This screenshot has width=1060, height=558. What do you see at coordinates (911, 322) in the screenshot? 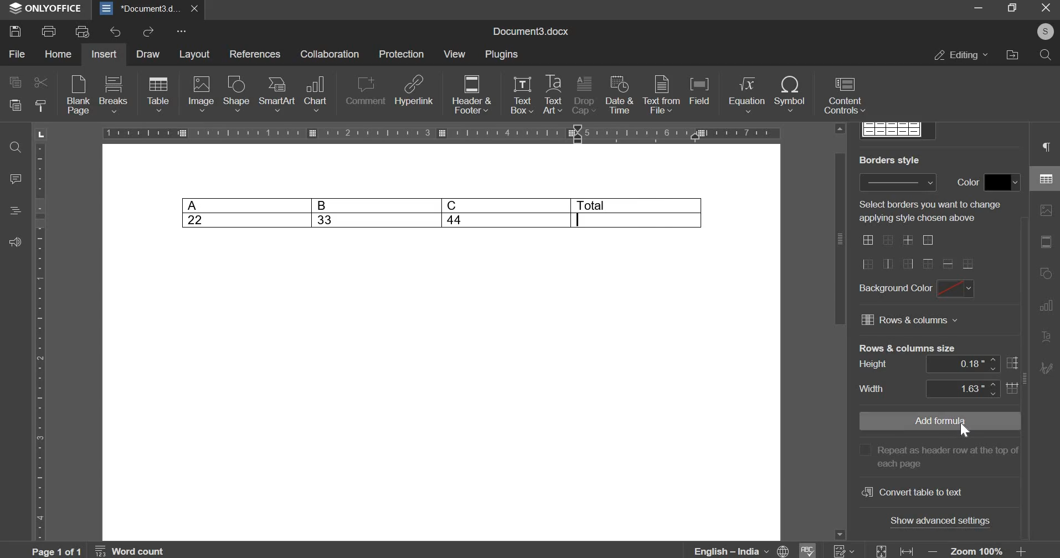
I see `rows and columns` at bounding box center [911, 322].